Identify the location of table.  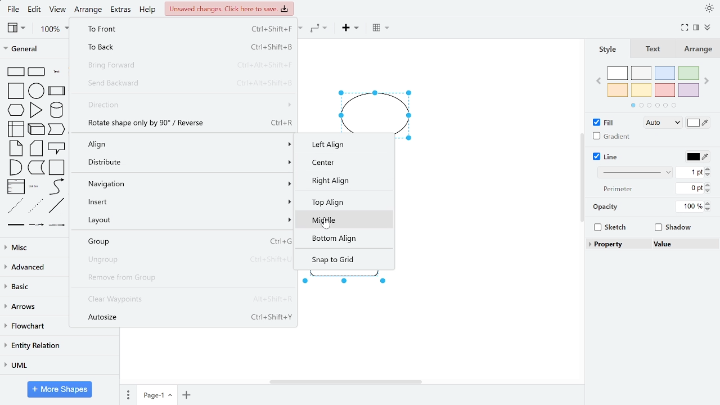
(379, 29).